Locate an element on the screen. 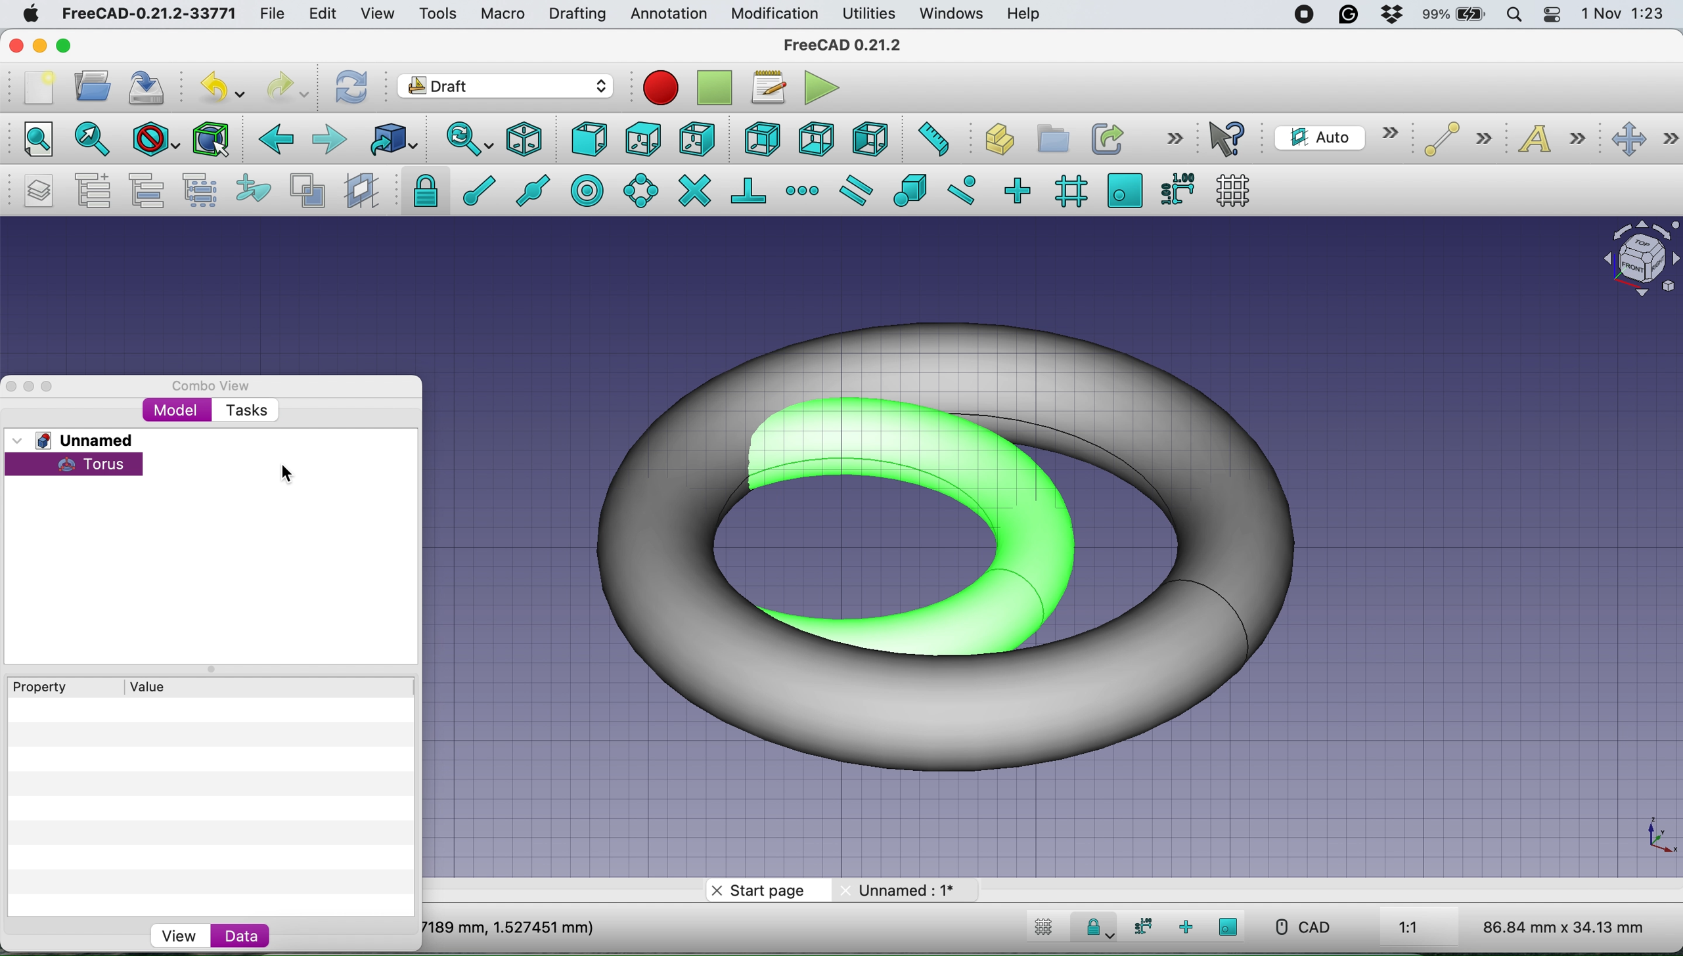 This screenshot has width=1683, height=956. snap lock is located at coordinates (419, 190).